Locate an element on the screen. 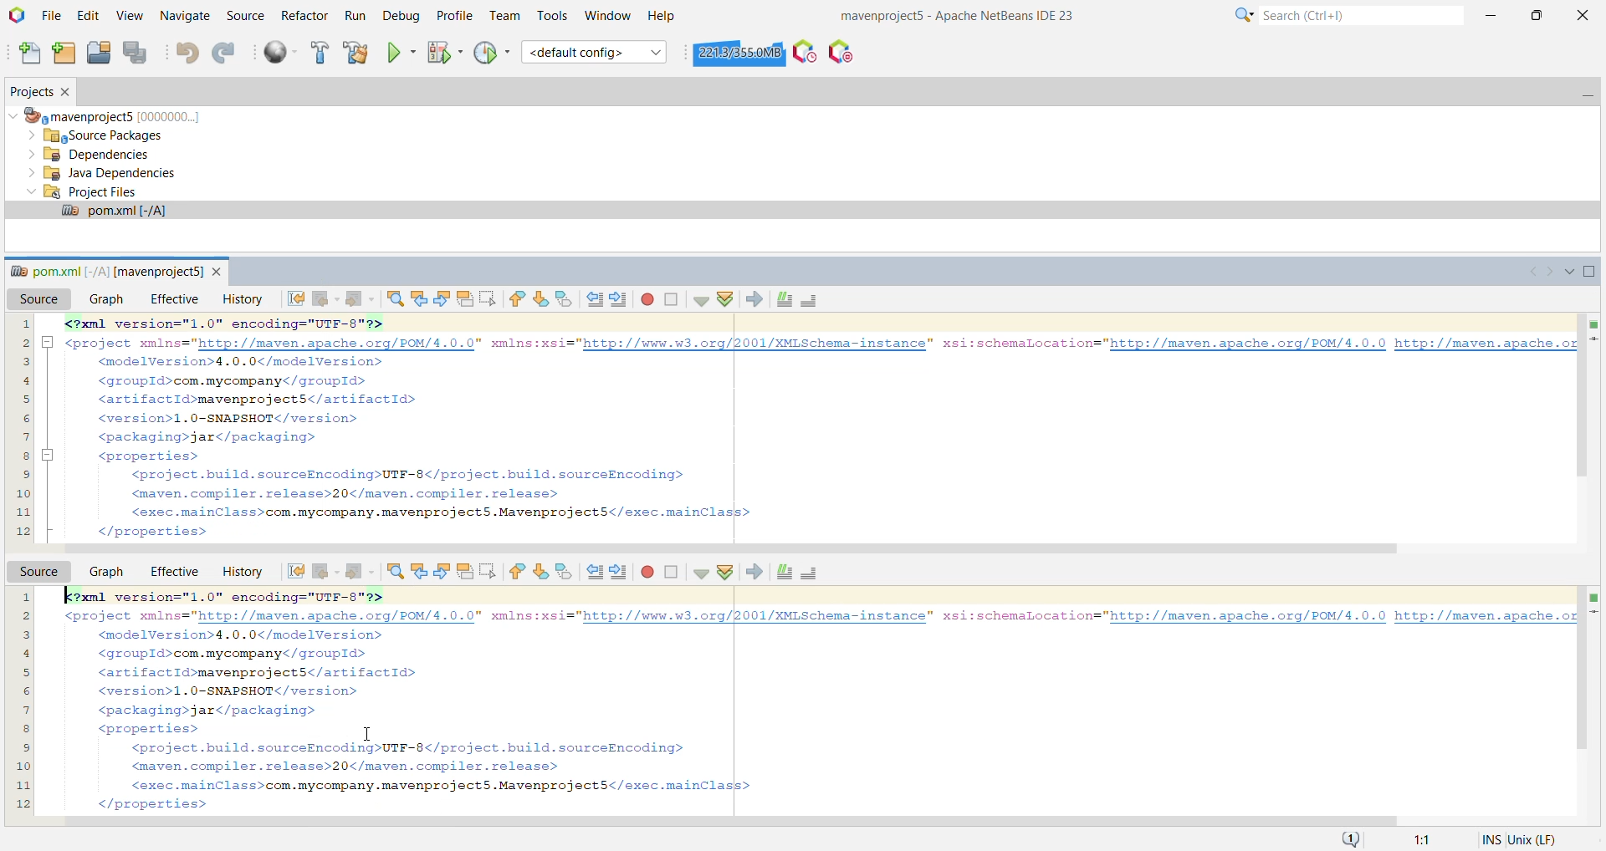  6 is located at coordinates (22, 415).